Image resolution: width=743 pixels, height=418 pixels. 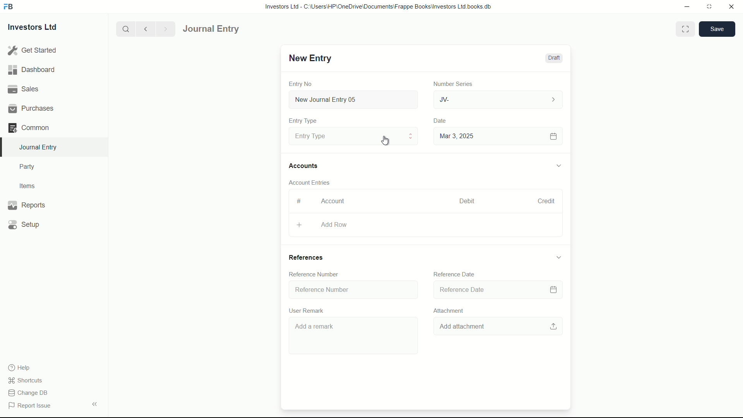 What do you see at coordinates (125, 28) in the screenshot?
I see `search` at bounding box center [125, 28].